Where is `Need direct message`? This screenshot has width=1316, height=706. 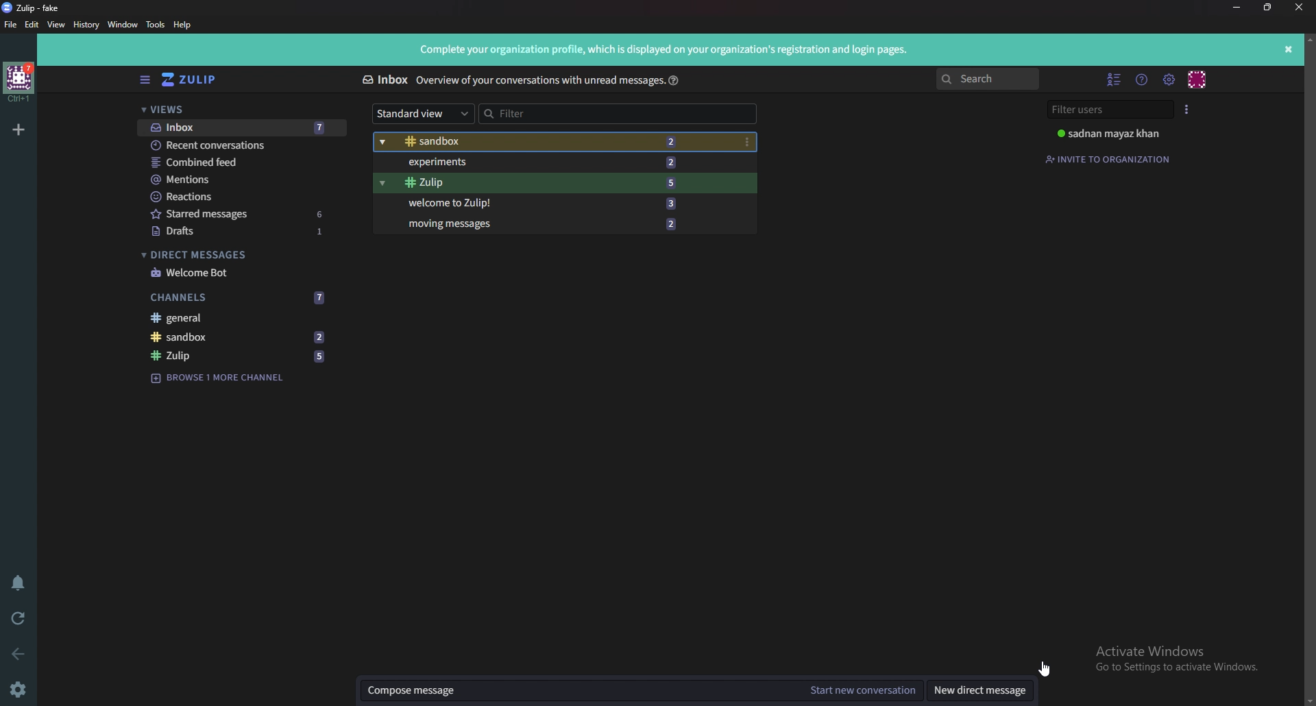 Need direct message is located at coordinates (979, 690).